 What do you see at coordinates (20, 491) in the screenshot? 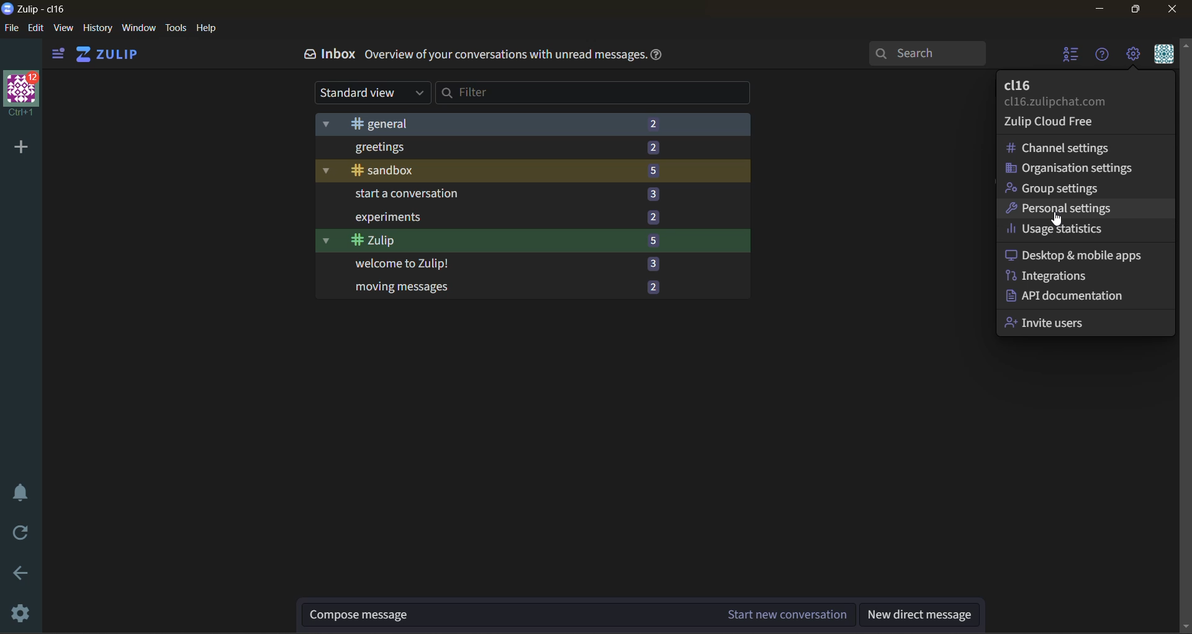
I see `enable do not disturb` at bounding box center [20, 491].